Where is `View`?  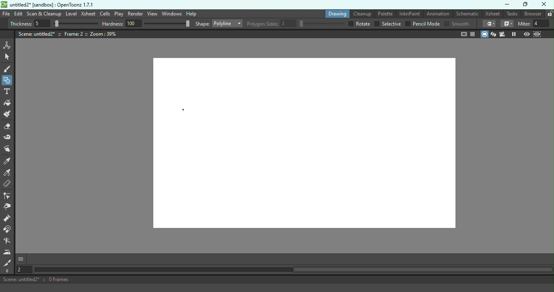
View is located at coordinates (152, 13).